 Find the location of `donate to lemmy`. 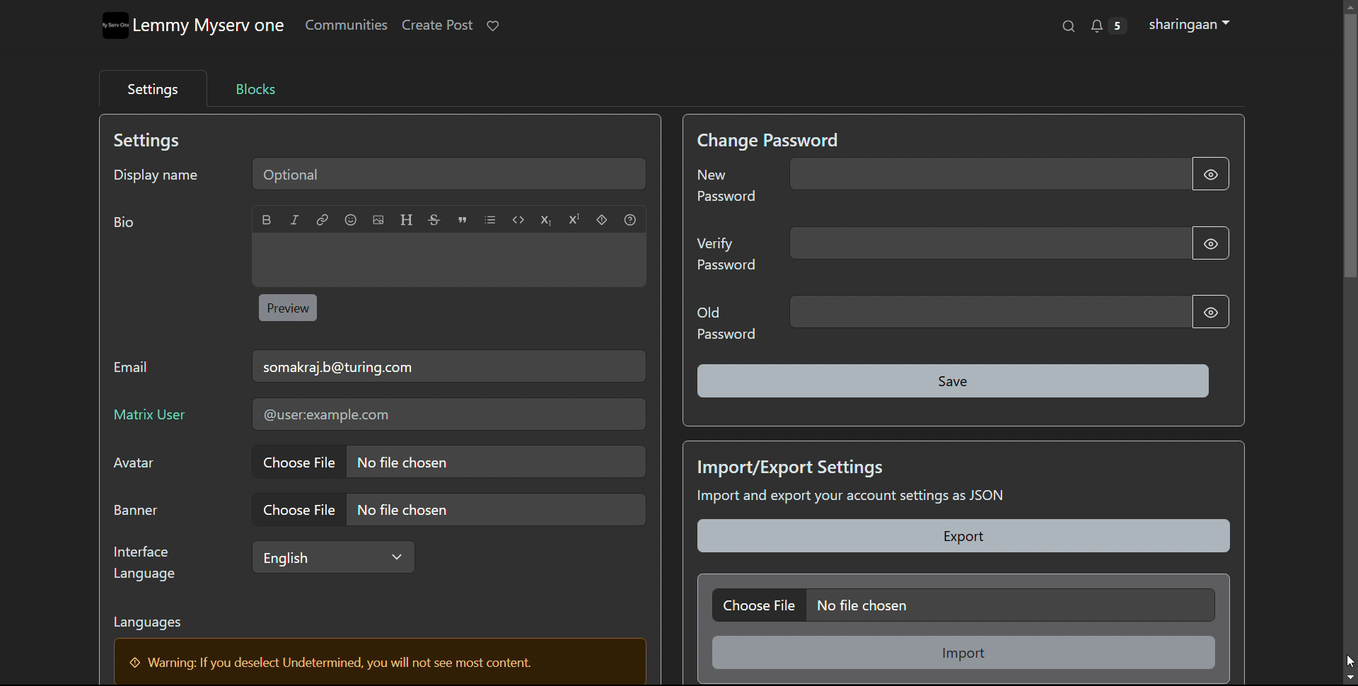

donate to lemmy is located at coordinates (494, 26).